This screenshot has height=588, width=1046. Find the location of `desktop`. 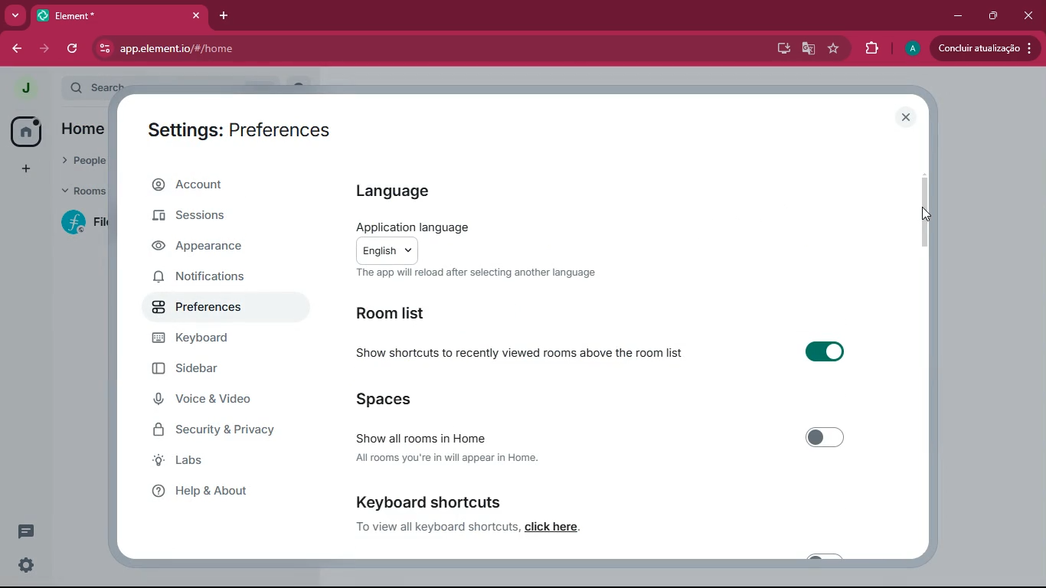

desktop is located at coordinates (782, 49).